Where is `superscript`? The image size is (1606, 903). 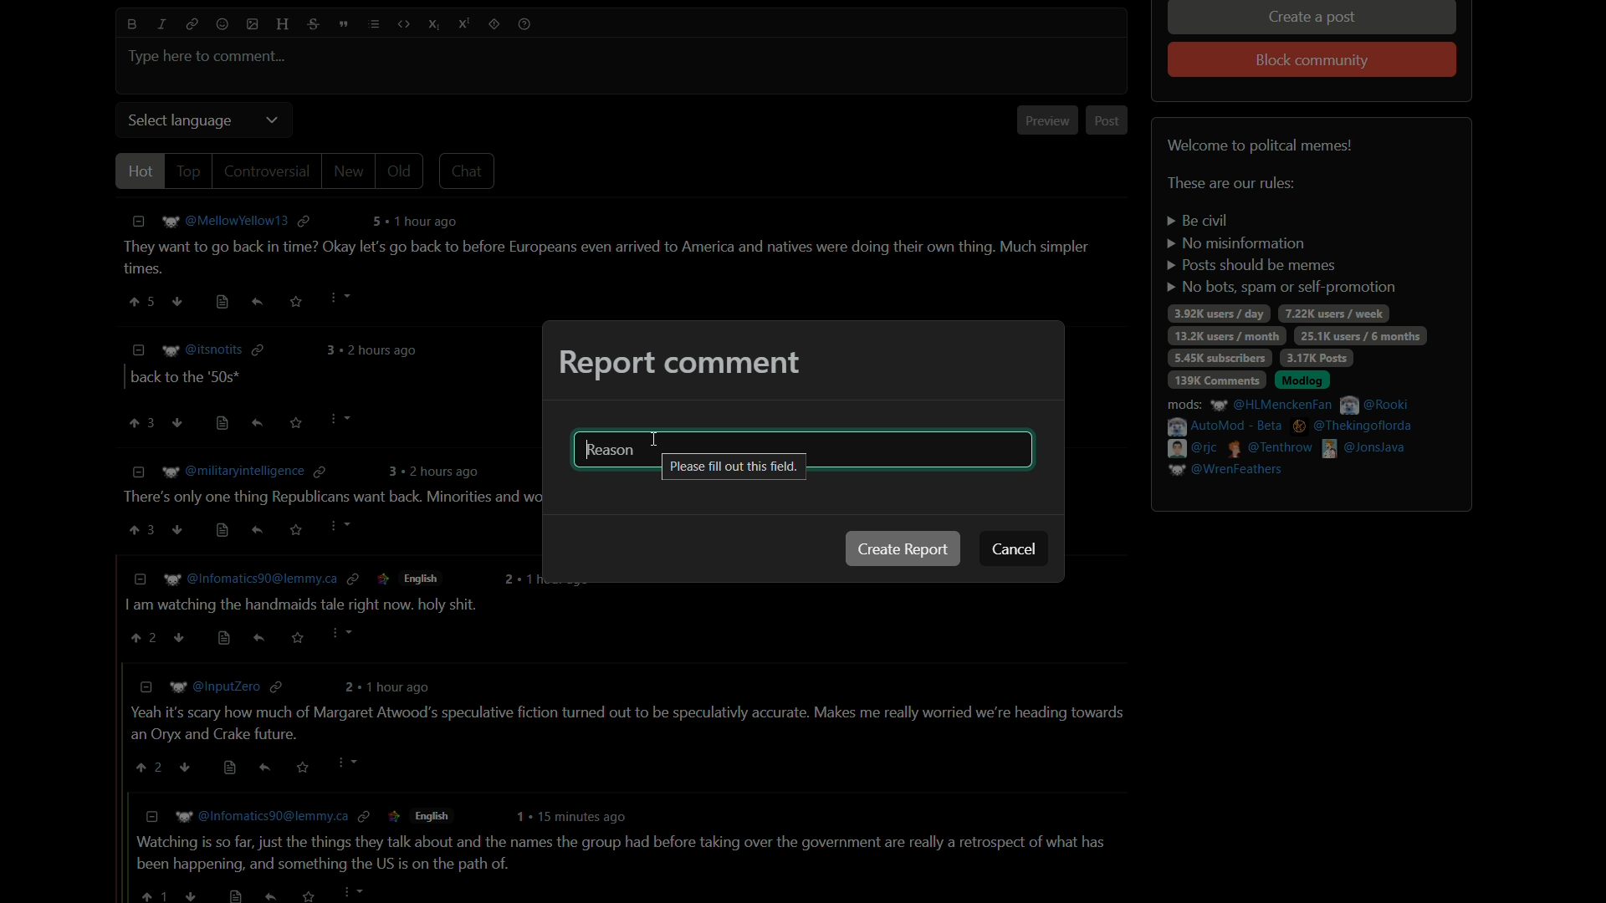
superscript is located at coordinates (463, 24).